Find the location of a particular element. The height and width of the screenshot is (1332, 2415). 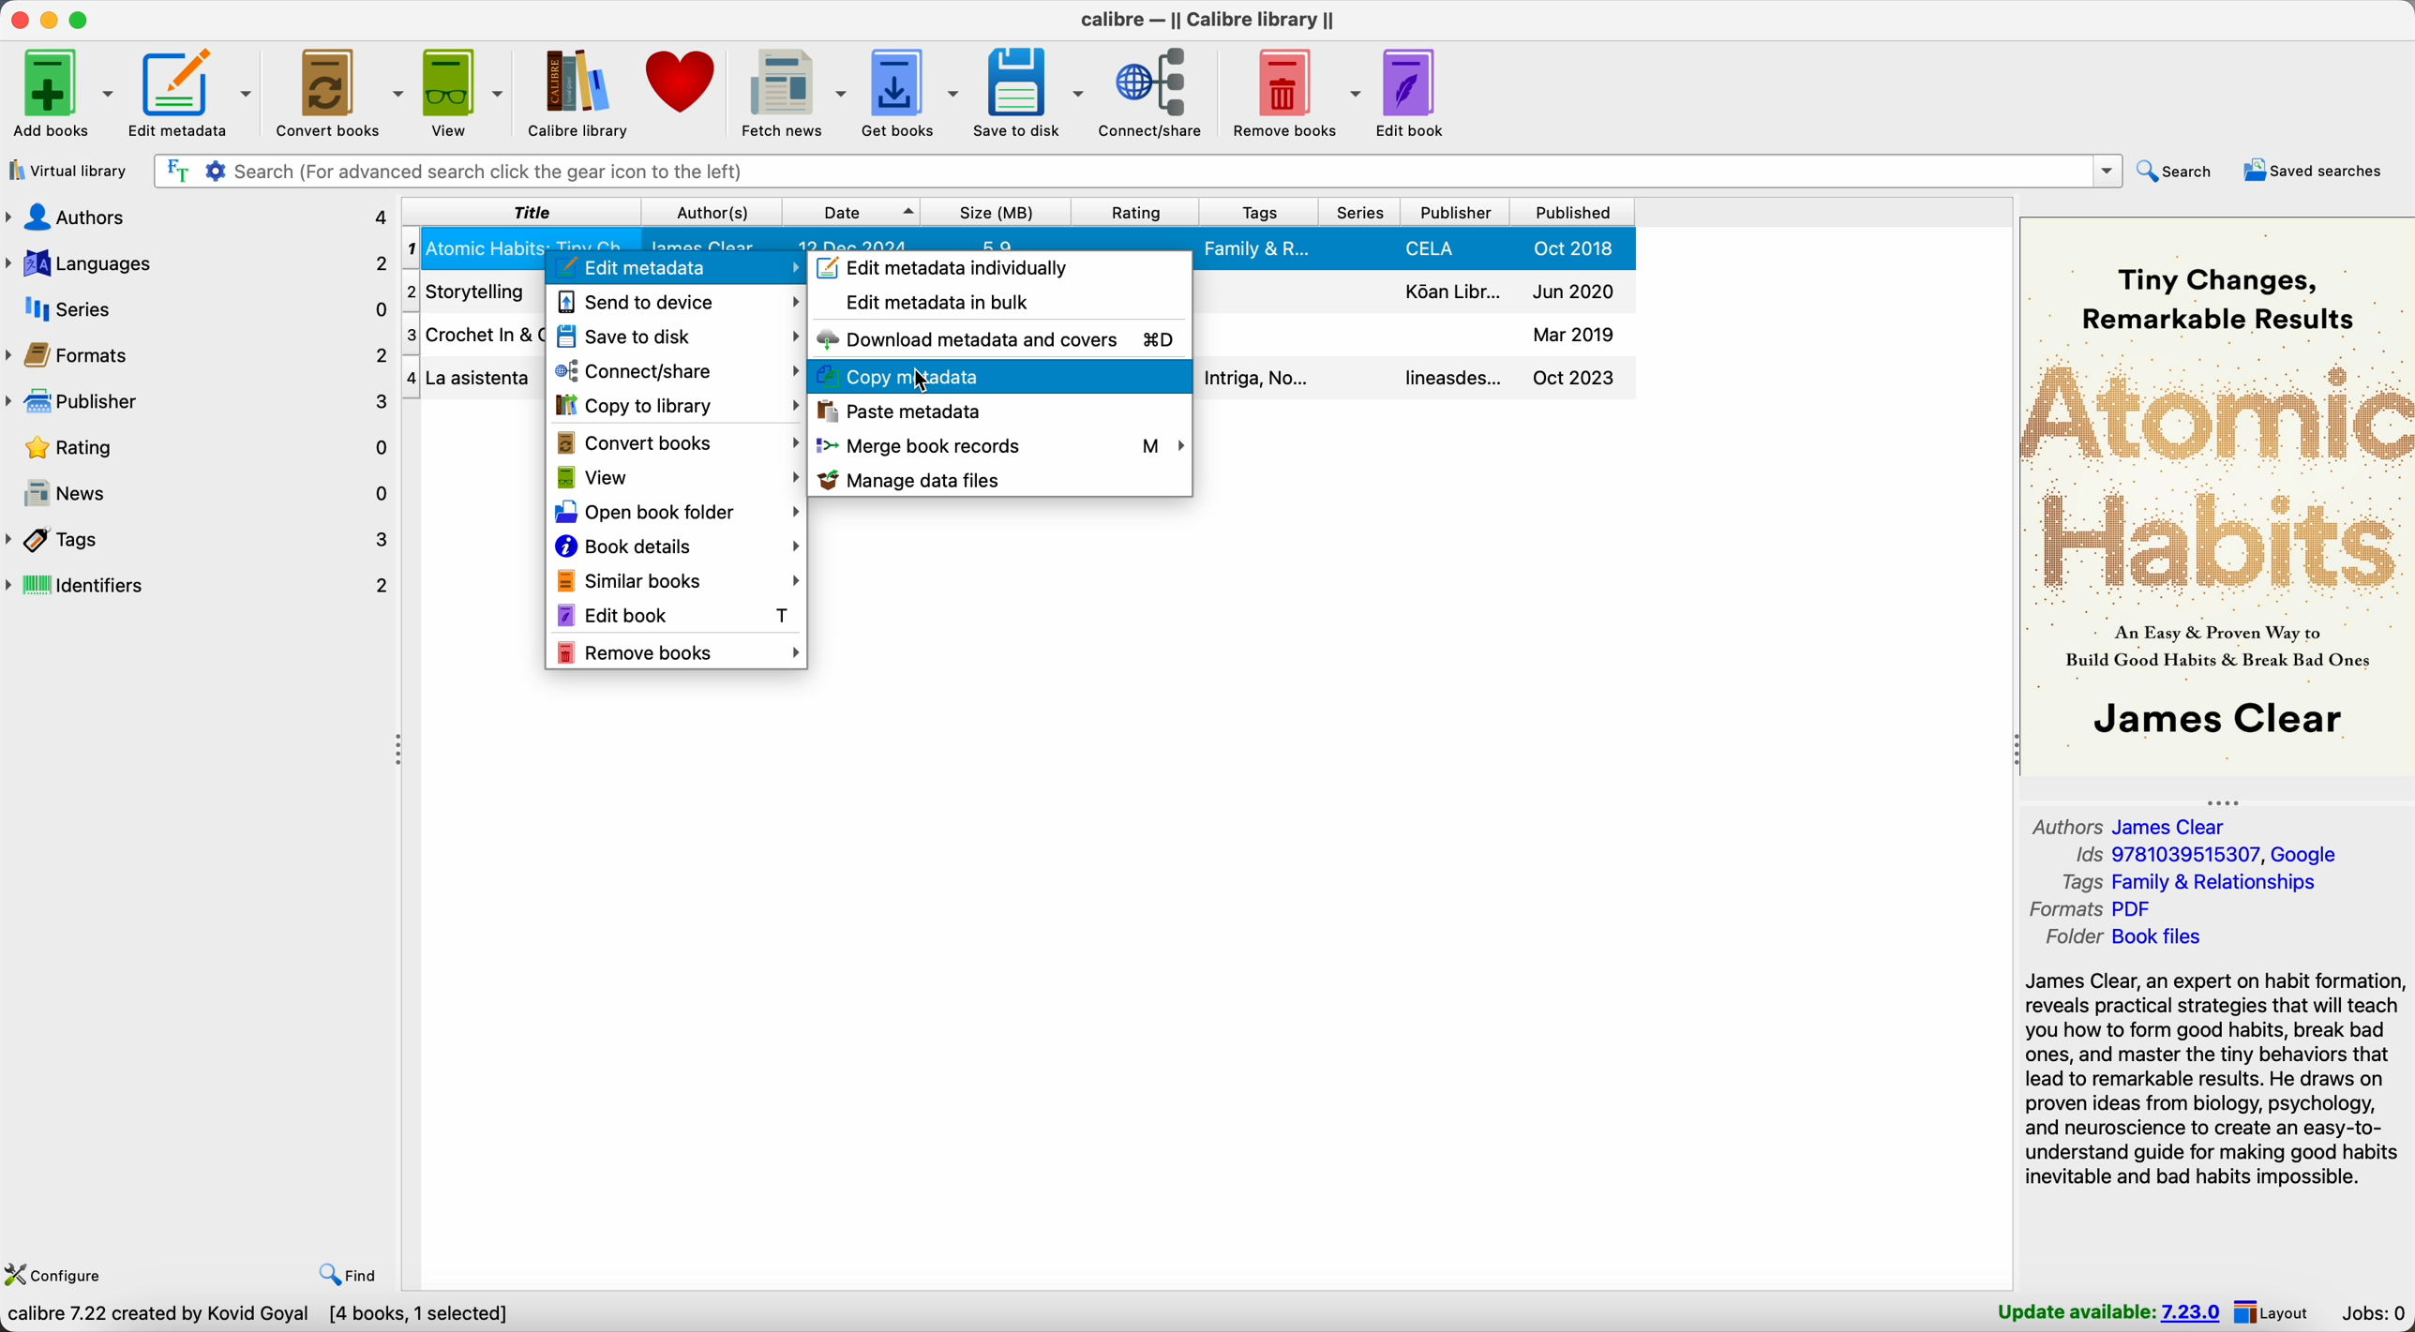

identifiers is located at coordinates (200, 587).